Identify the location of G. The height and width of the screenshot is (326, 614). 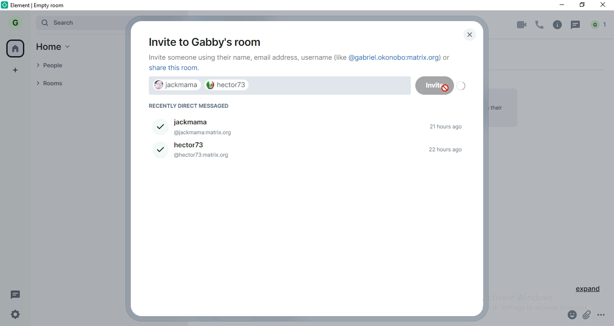
(17, 22).